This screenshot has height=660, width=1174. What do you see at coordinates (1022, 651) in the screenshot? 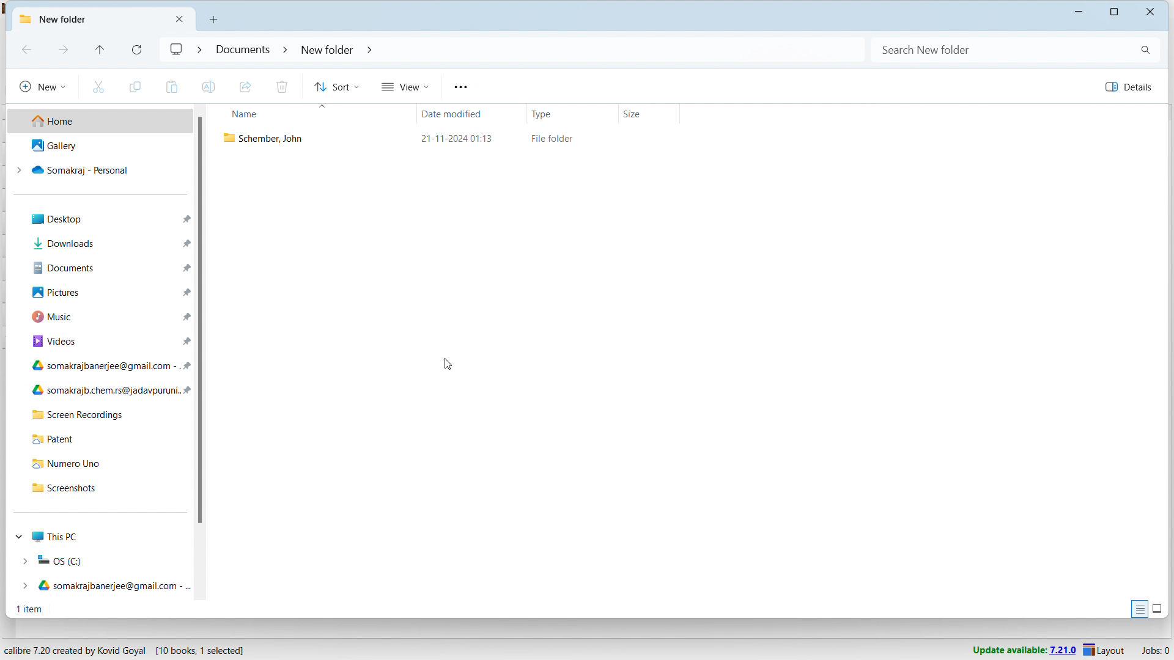
I see `uodate` at bounding box center [1022, 651].